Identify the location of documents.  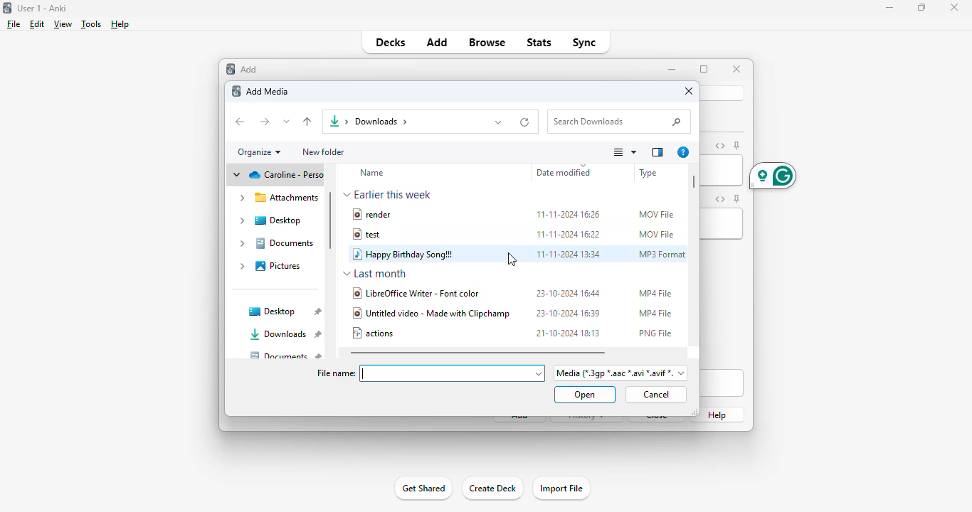
(278, 244).